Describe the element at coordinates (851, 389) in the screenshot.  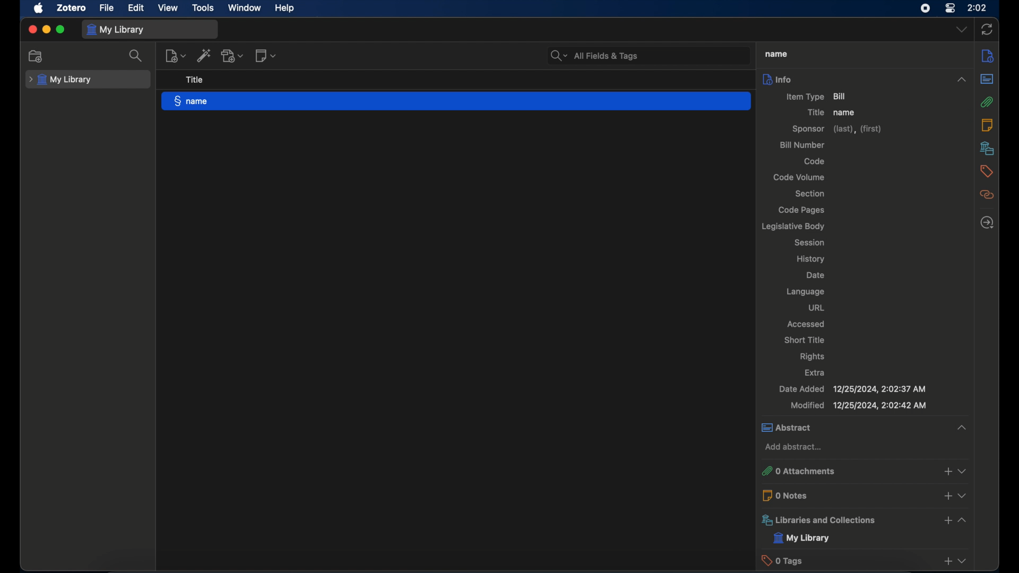
I see `date added` at that location.